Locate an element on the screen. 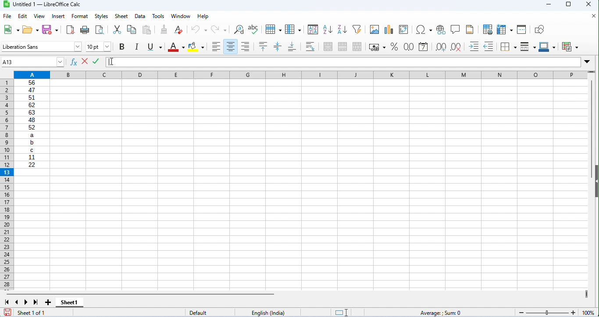 Image resolution: width=599 pixels, height=317 pixels. help is located at coordinates (203, 17).